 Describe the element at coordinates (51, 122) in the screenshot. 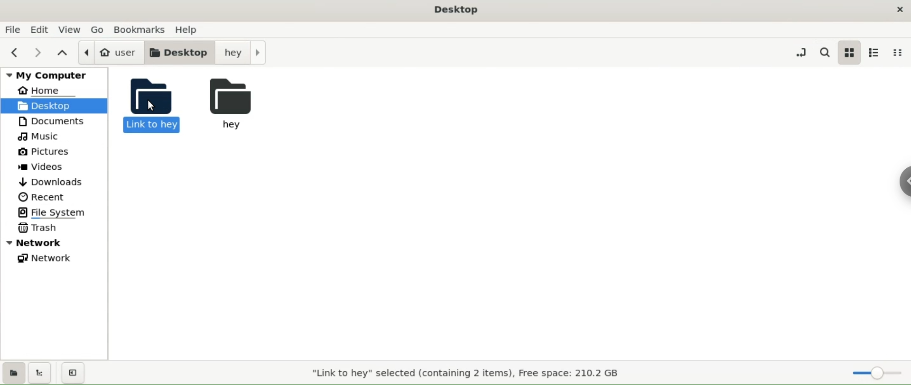

I see `documents` at that location.